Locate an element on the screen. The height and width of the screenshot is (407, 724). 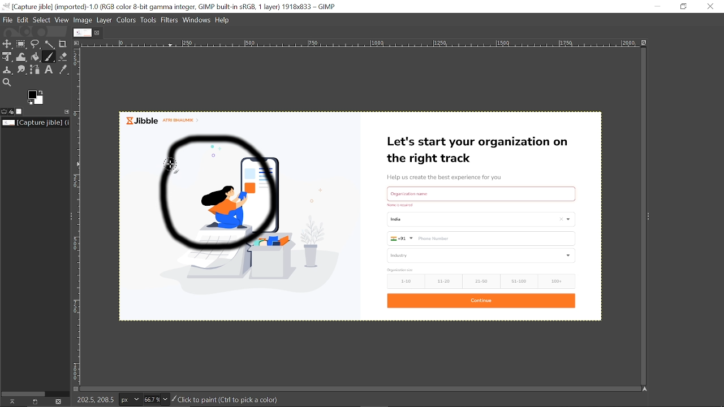
This this image is located at coordinates (58, 402).